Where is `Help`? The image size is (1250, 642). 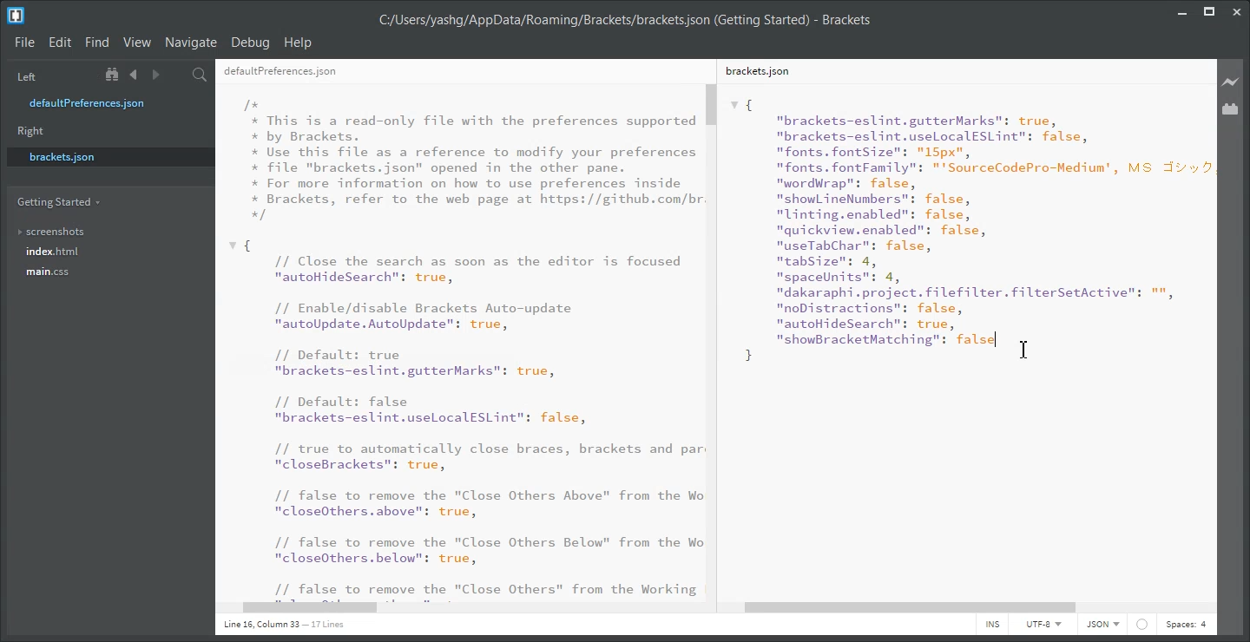
Help is located at coordinates (299, 43).